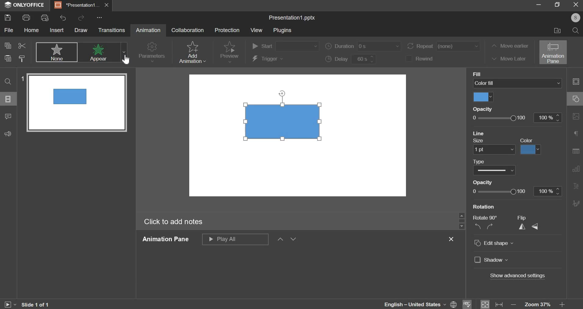 The image size is (583, 309). What do you see at coordinates (576, 116) in the screenshot?
I see `Background Settings` at bounding box center [576, 116].